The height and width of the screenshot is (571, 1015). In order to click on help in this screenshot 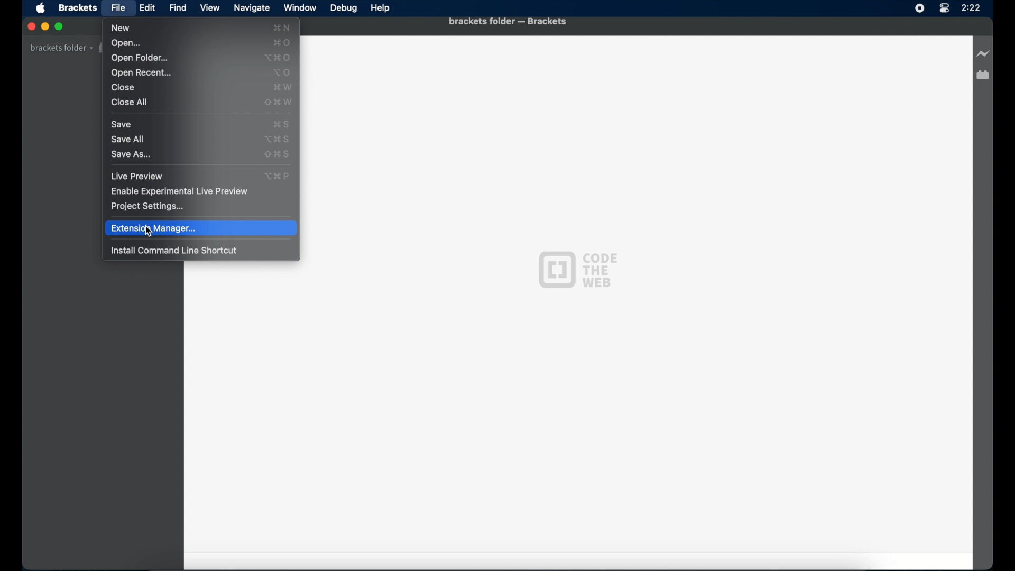, I will do `click(381, 8)`.